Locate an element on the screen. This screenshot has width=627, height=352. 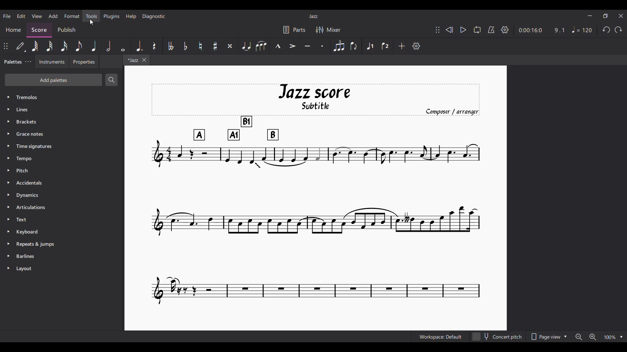
Keyboard is located at coordinates (62, 232).